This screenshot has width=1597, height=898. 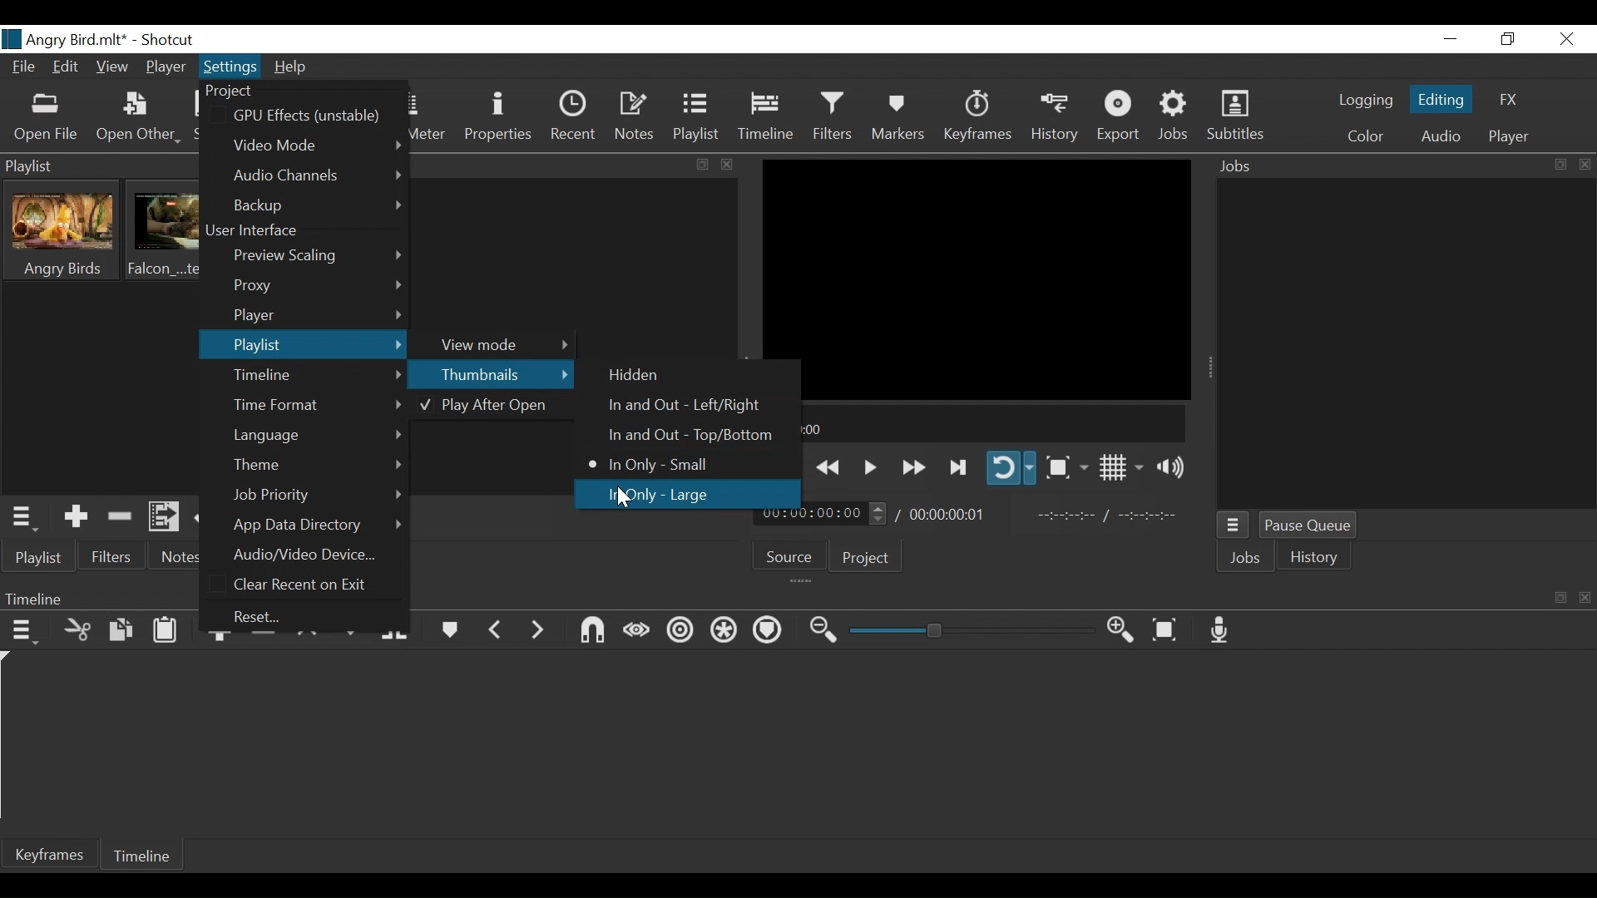 I want to click on Filter, so click(x=833, y=119).